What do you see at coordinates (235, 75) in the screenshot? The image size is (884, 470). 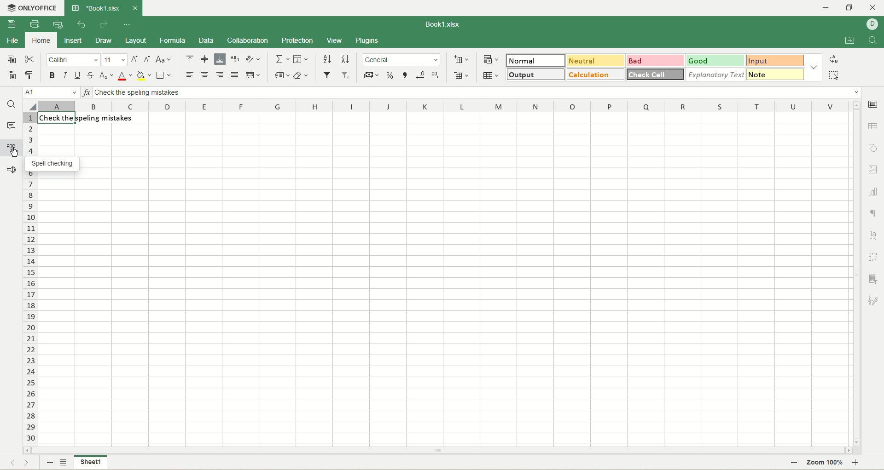 I see `justified` at bounding box center [235, 75].